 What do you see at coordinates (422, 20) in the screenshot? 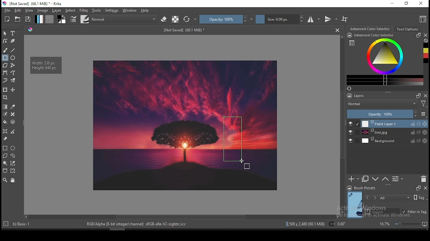
I see `choose workspace` at bounding box center [422, 20].